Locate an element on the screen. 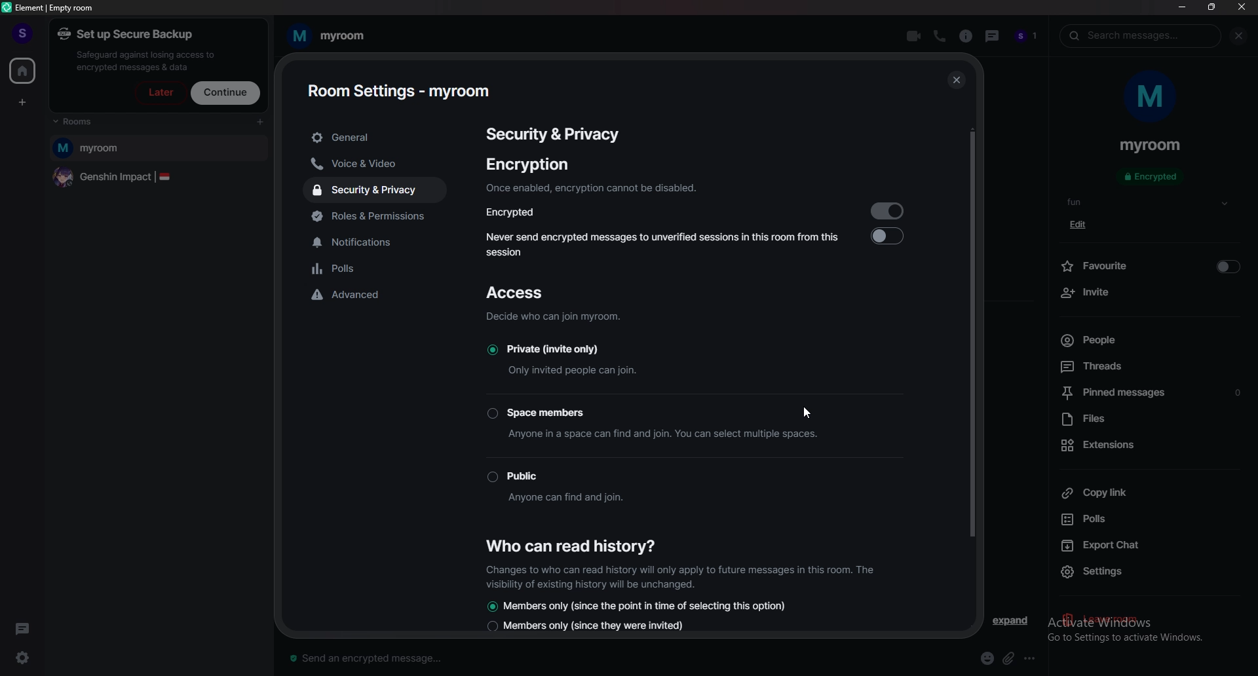 Image resolution: width=1258 pixels, height=676 pixels. people is located at coordinates (1029, 37).